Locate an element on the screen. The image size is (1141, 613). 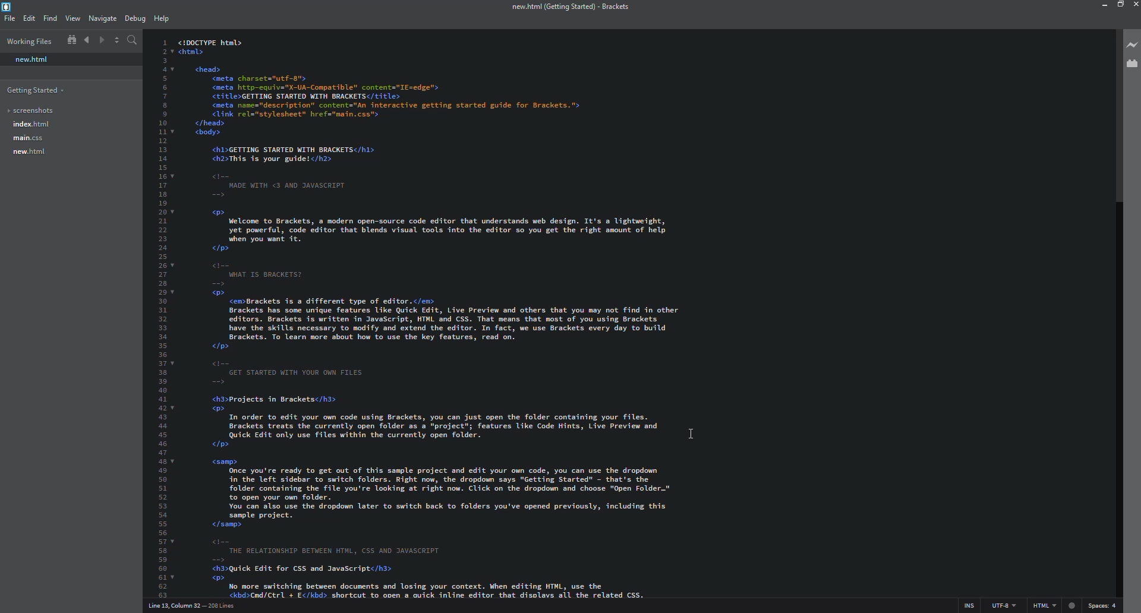
back is located at coordinates (86, 40).